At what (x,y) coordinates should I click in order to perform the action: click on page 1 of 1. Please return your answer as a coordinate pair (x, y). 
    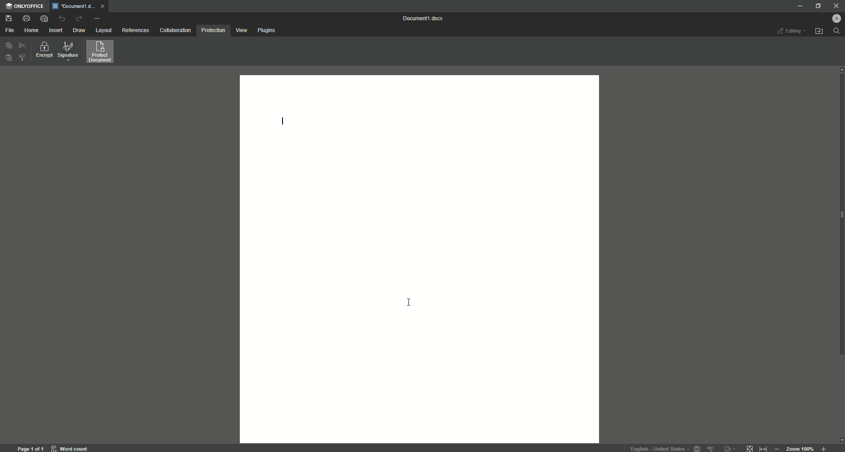
    Looking at the image, I should click on (30, 447).